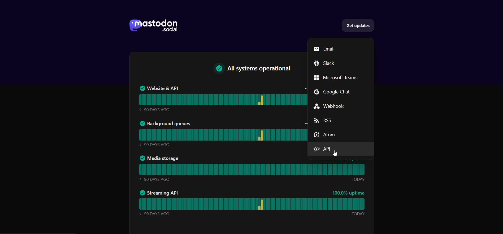  Describe the element at coordinates (250, 69) in the screenshot. I see `All System operational` at that location.